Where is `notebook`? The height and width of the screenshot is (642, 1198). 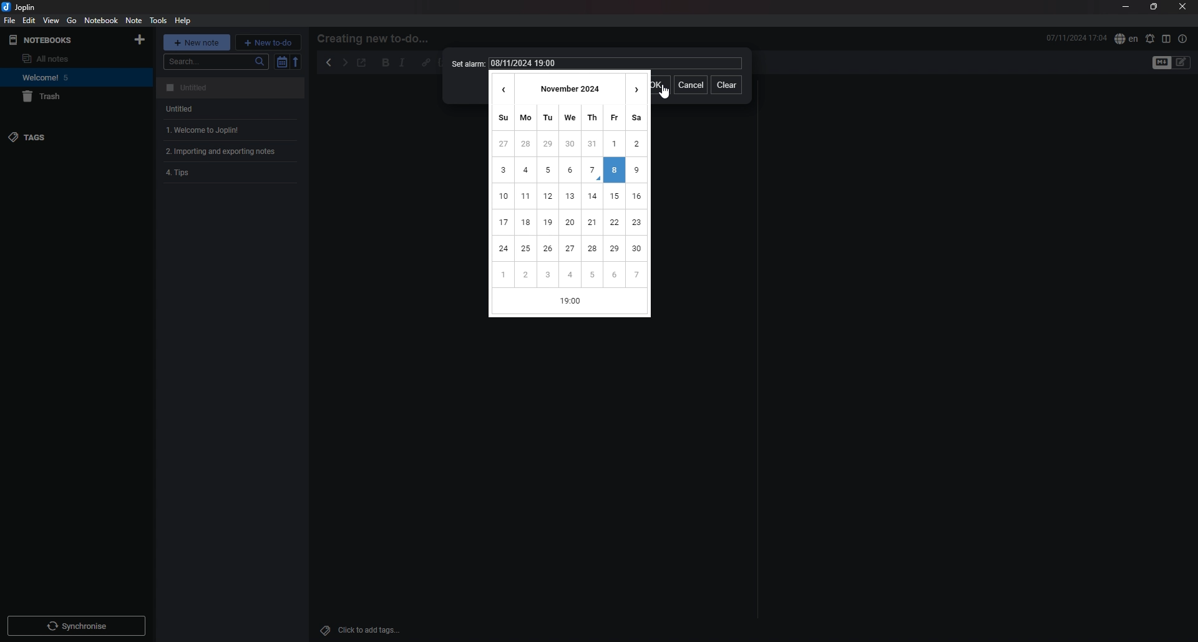 notebook is located at coordinates (102, 20).